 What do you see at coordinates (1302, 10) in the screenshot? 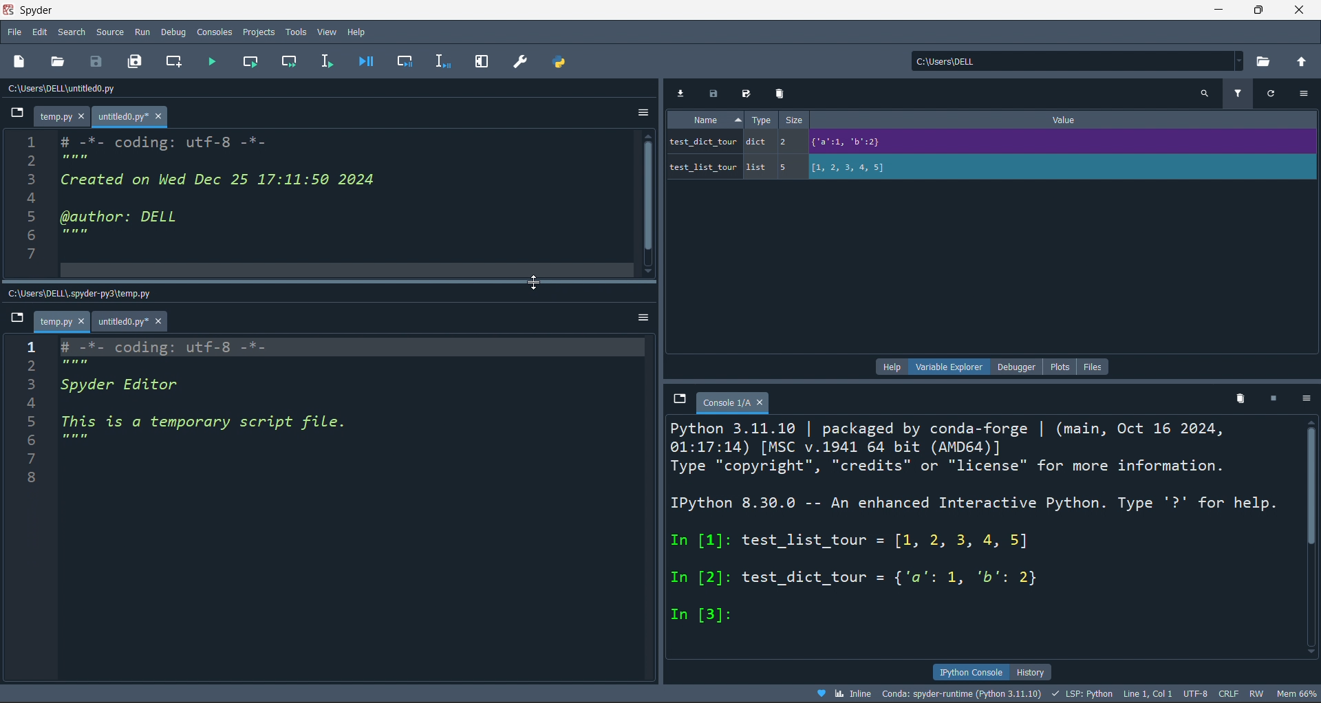
I see `close` at bounding box center [1302, 10].